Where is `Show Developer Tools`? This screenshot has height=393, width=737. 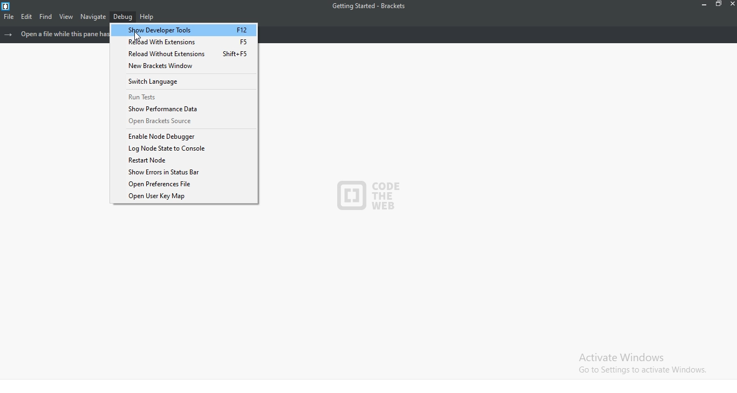
Show Developer Tools is located at coordinates (185, 28).